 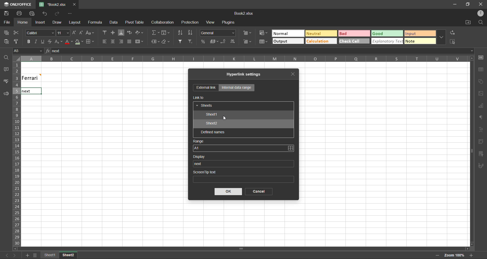 I want to click on more options, so click(x=442, y=37).